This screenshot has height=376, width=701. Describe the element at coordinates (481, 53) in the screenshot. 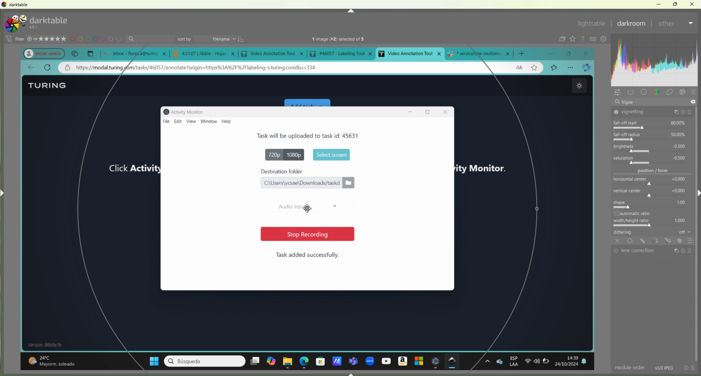

I see `tab` at that location.